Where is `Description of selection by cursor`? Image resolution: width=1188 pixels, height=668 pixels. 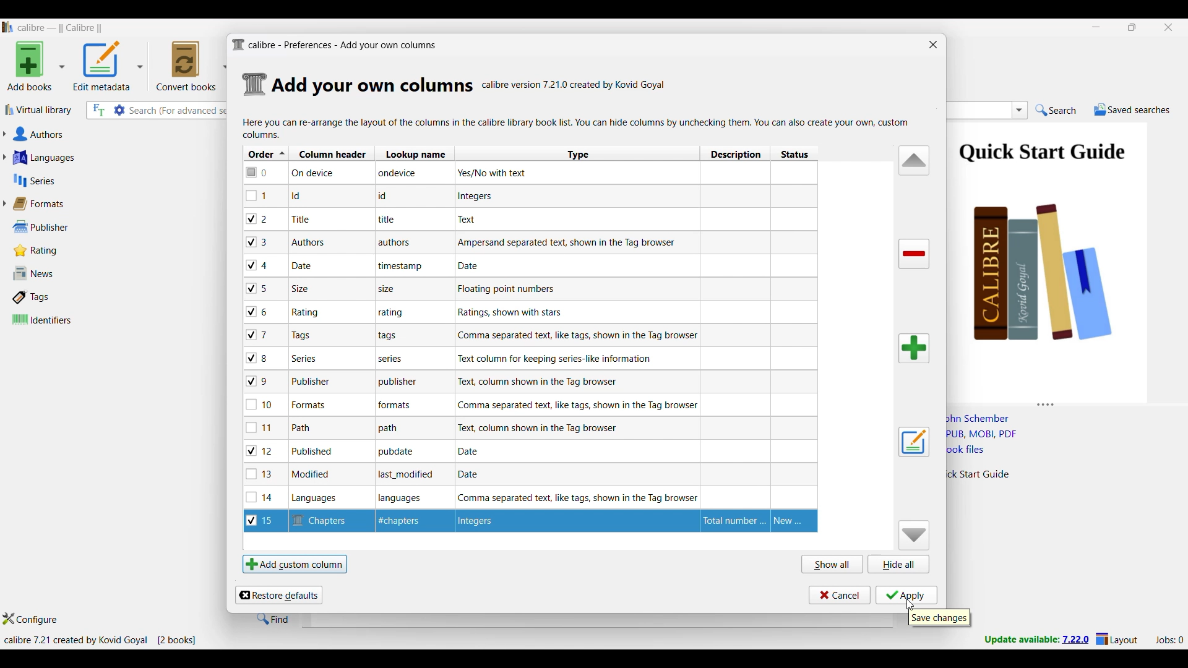
Description of selection by cursor is located at coordinates (940, 619).